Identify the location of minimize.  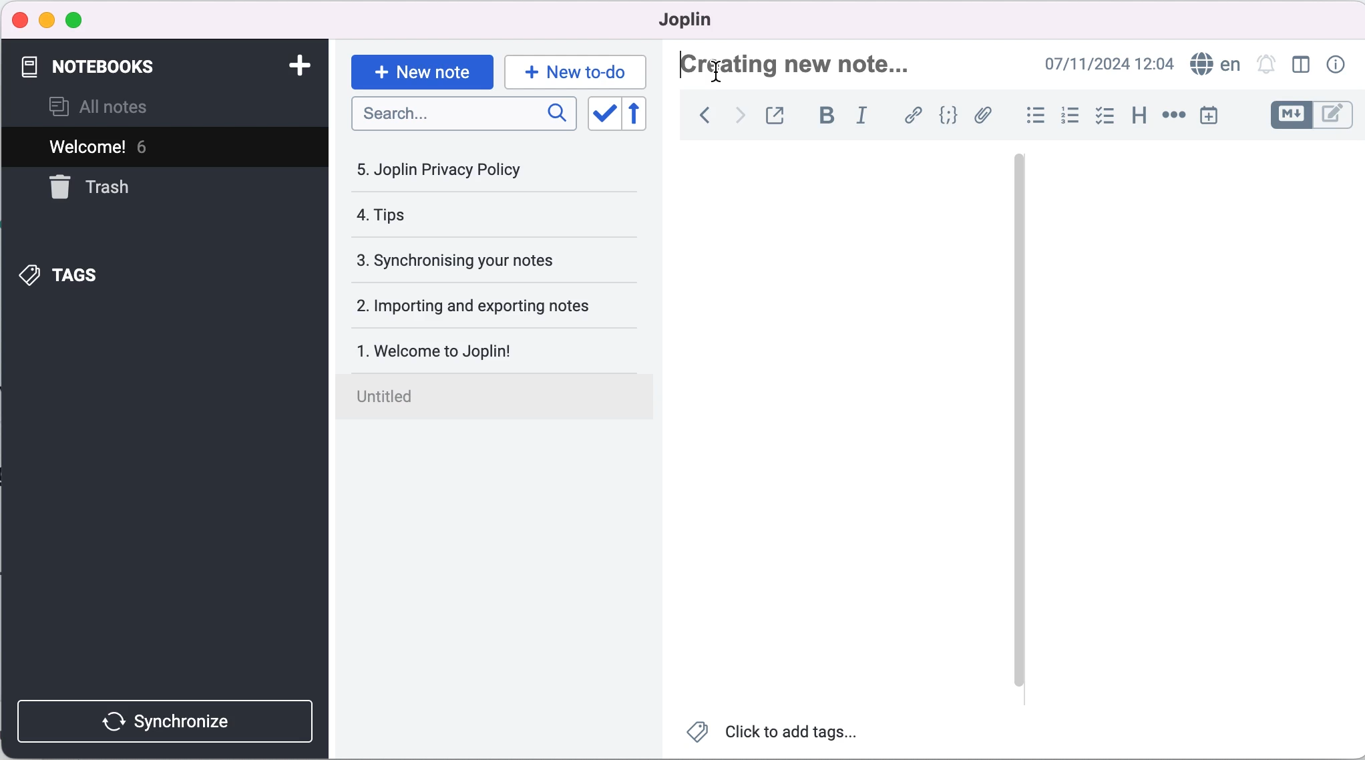
(47, 20).